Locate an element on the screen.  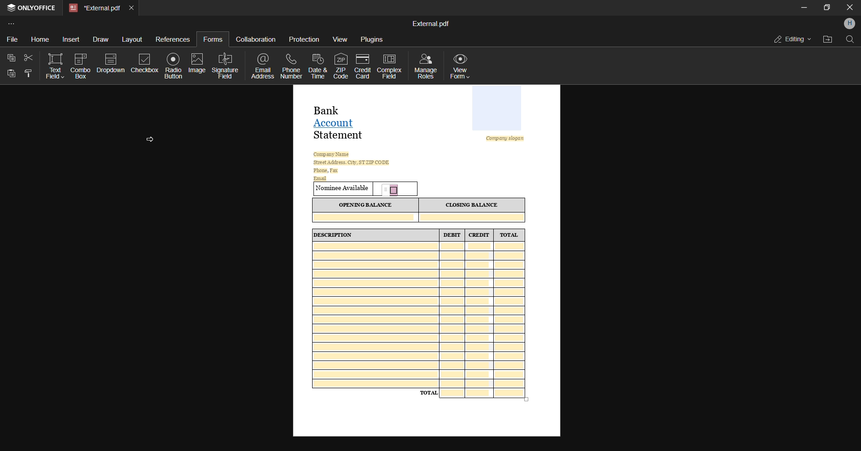
forms is located at coordinates (212, 39).